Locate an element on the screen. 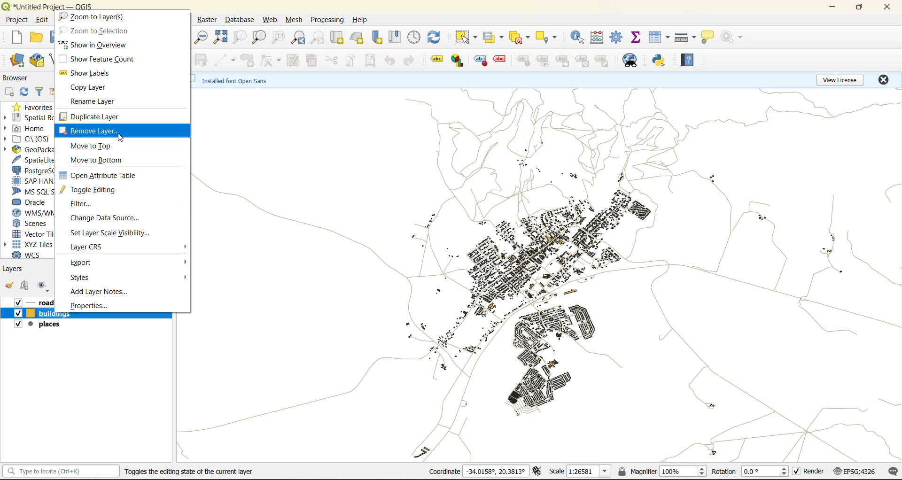  scale is located at coordinates (580, 472).